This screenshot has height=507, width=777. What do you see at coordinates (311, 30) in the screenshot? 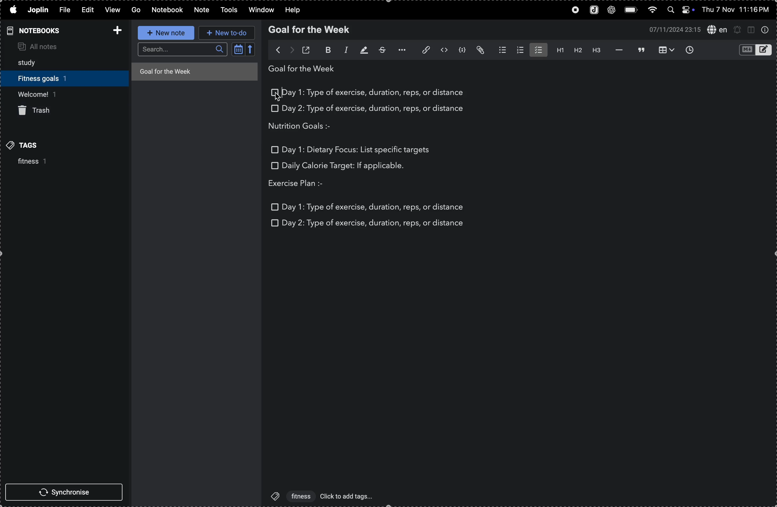
I see `goal for the week` at bounding box center [311, 30].